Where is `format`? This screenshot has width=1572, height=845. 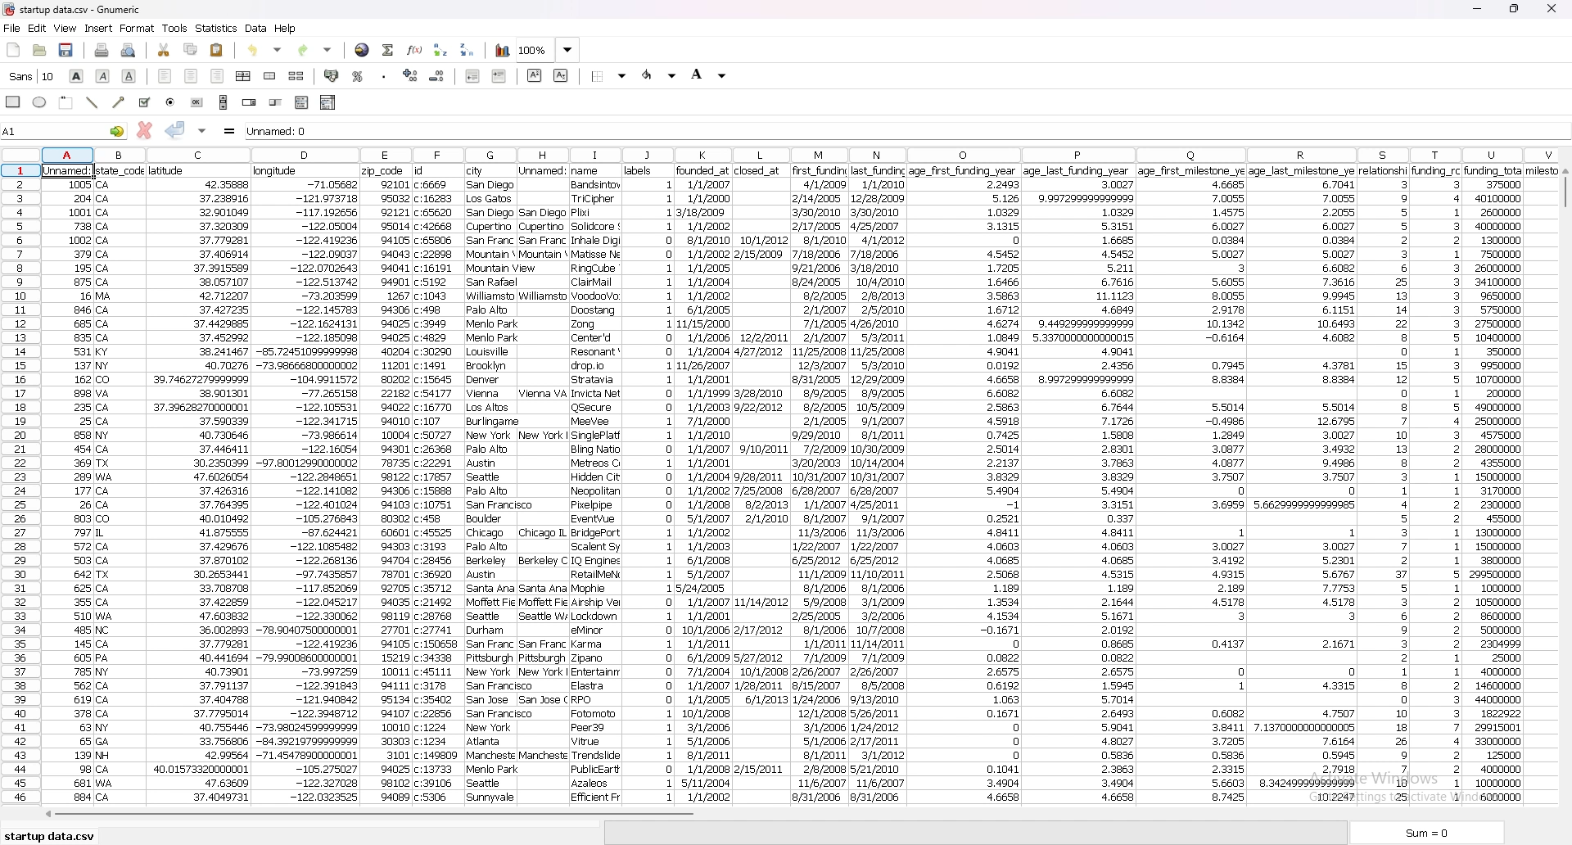
format is located at coordinates (138, 28).